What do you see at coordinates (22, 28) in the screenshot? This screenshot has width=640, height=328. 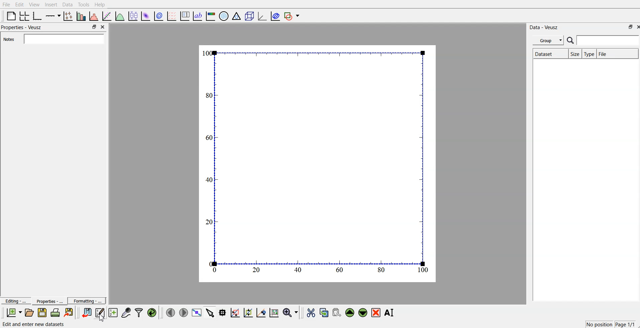 I see `Properties - Veusz` at bounding box center [22, 28].